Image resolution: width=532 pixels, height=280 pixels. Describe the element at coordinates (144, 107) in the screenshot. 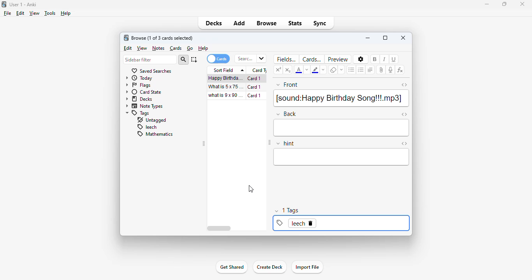

I see `note types` at that location.